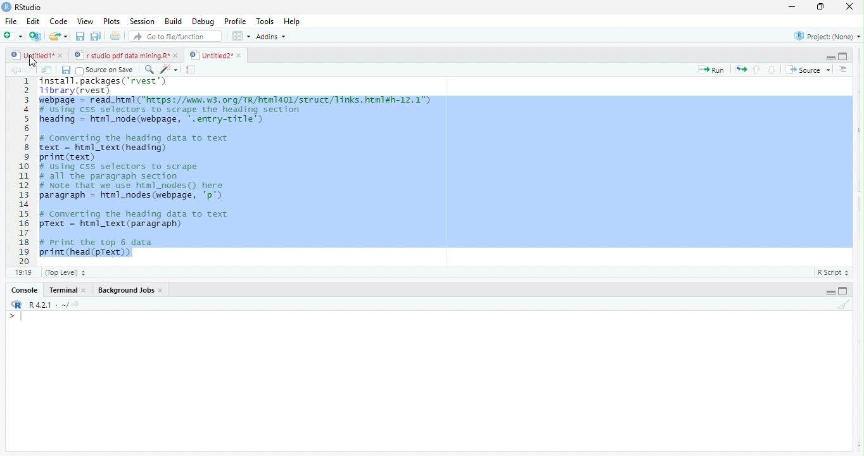 This screenshot has width=864, height=456. What do you see at coordinates (141, 22) in the screenshot?
I see `‘Session` at bounding box center [141, 22].